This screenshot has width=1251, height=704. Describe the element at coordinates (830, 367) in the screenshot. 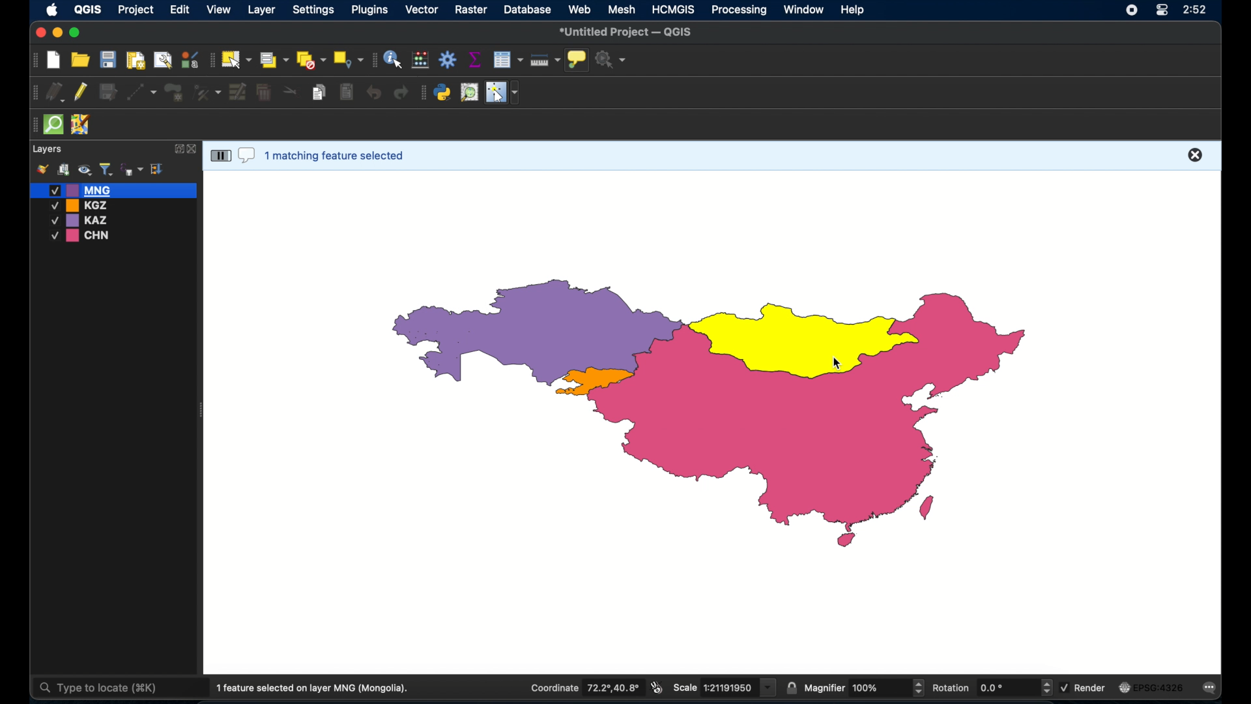

I see `cursor` at that location.